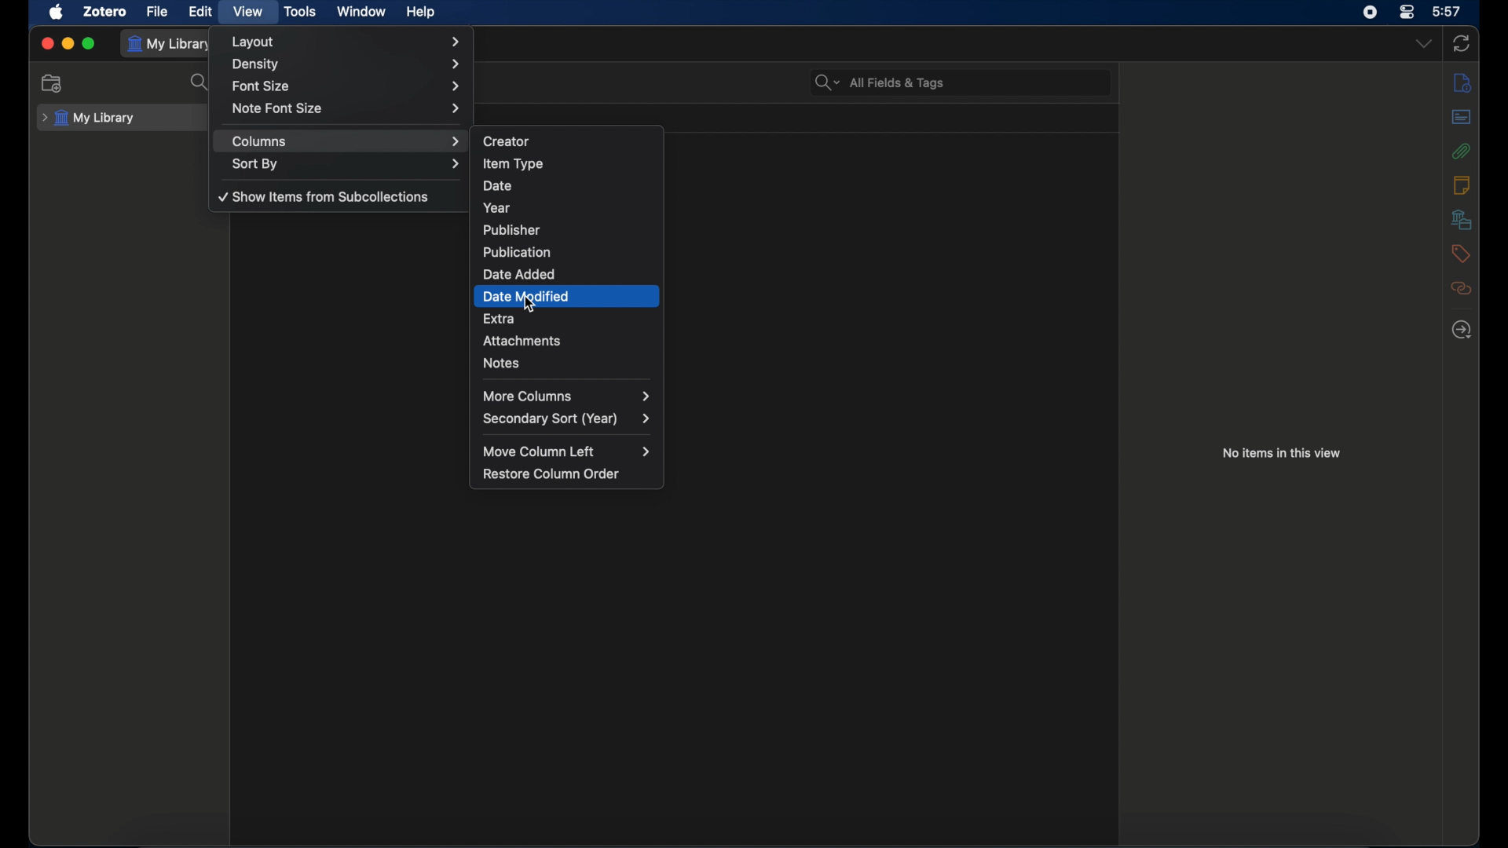  What do you see at coordinates (1370, 12) in the screenshot?
I see `screen recorder ` at bounding box center [1370, 12].